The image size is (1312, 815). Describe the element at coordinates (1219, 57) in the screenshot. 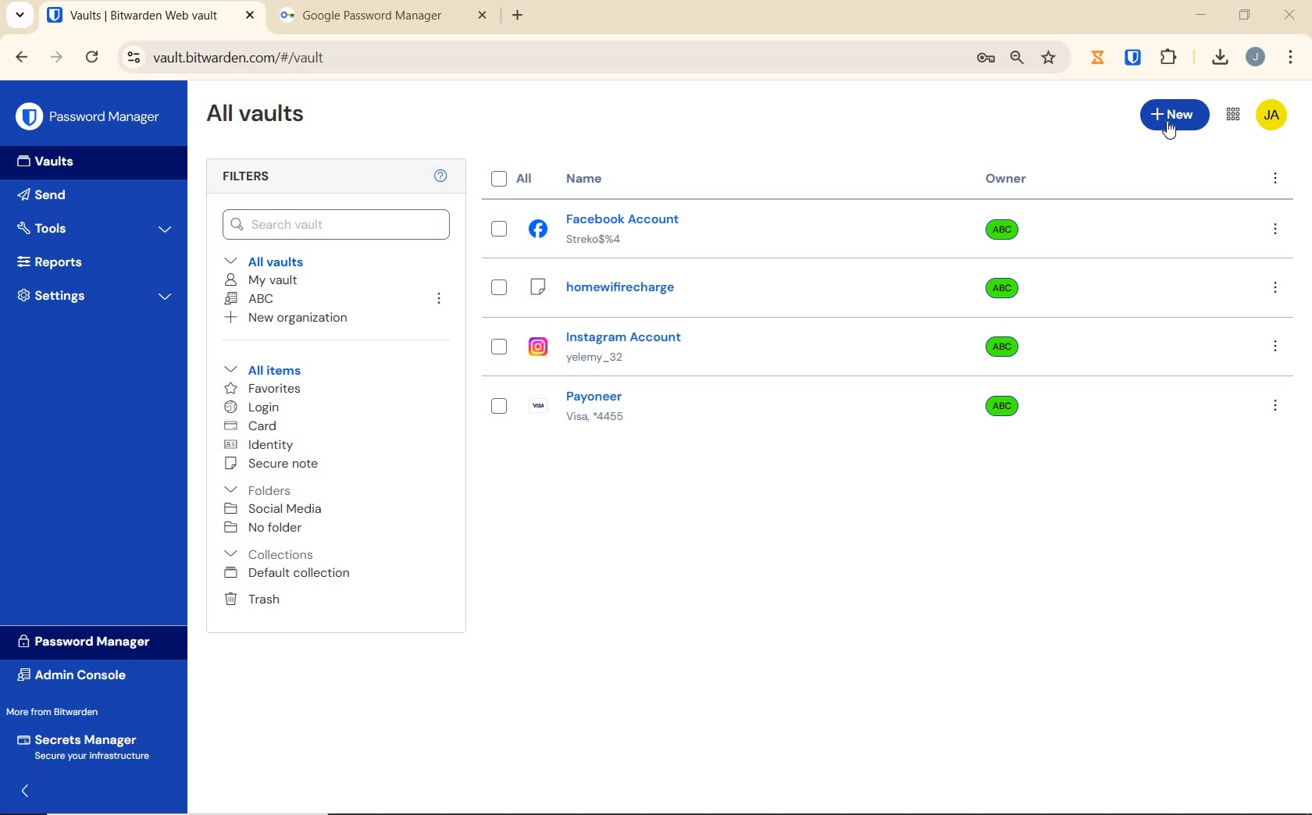

I see `download` at that location.